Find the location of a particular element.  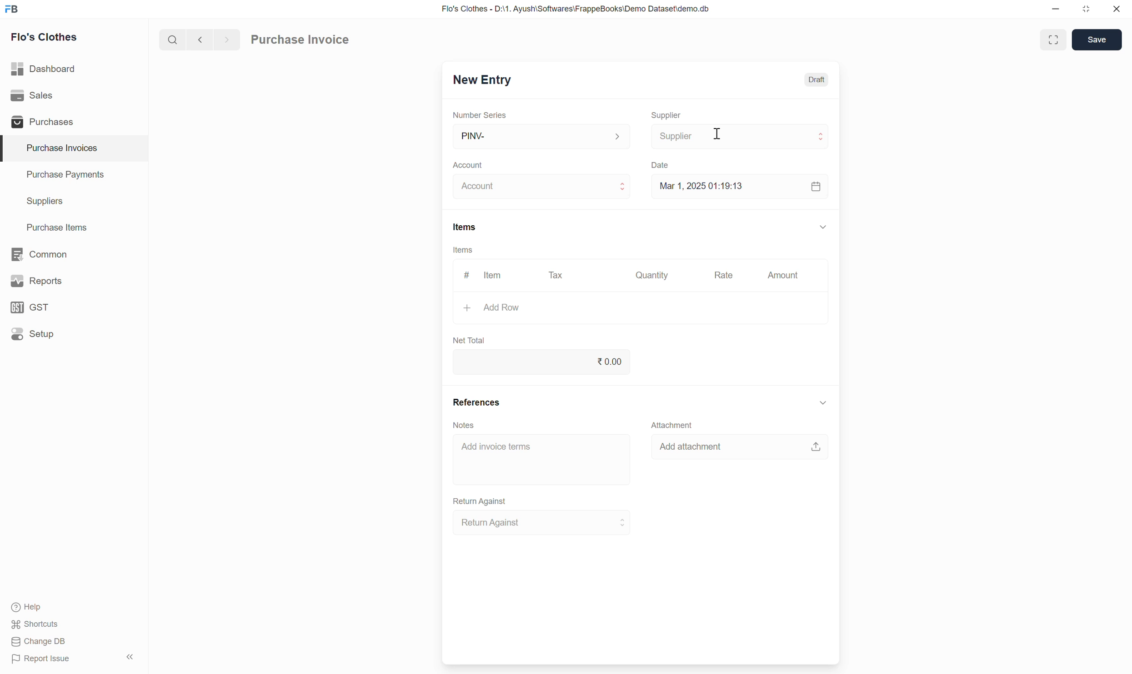

Save is located at coordinates (1096, 39).